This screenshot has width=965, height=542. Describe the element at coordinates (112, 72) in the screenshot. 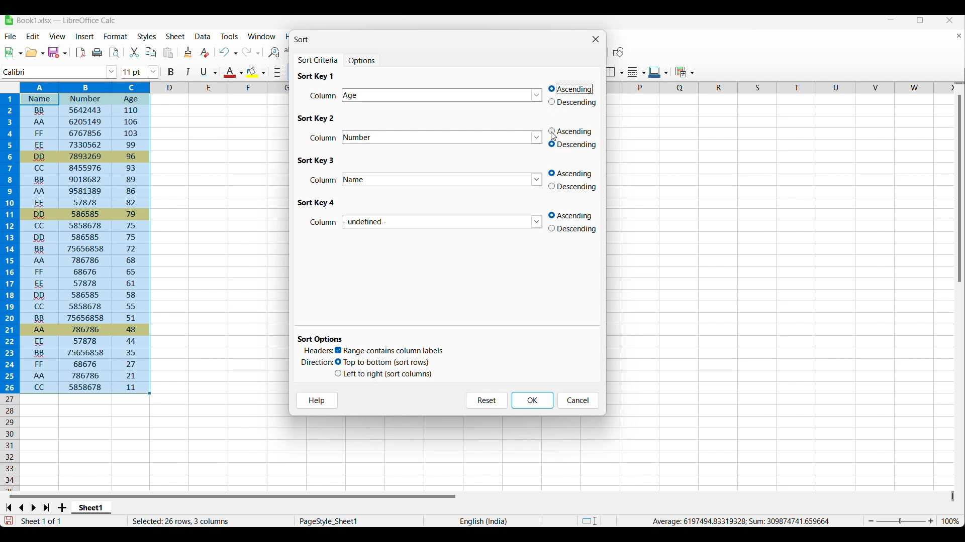

I see `Font options` at that location.